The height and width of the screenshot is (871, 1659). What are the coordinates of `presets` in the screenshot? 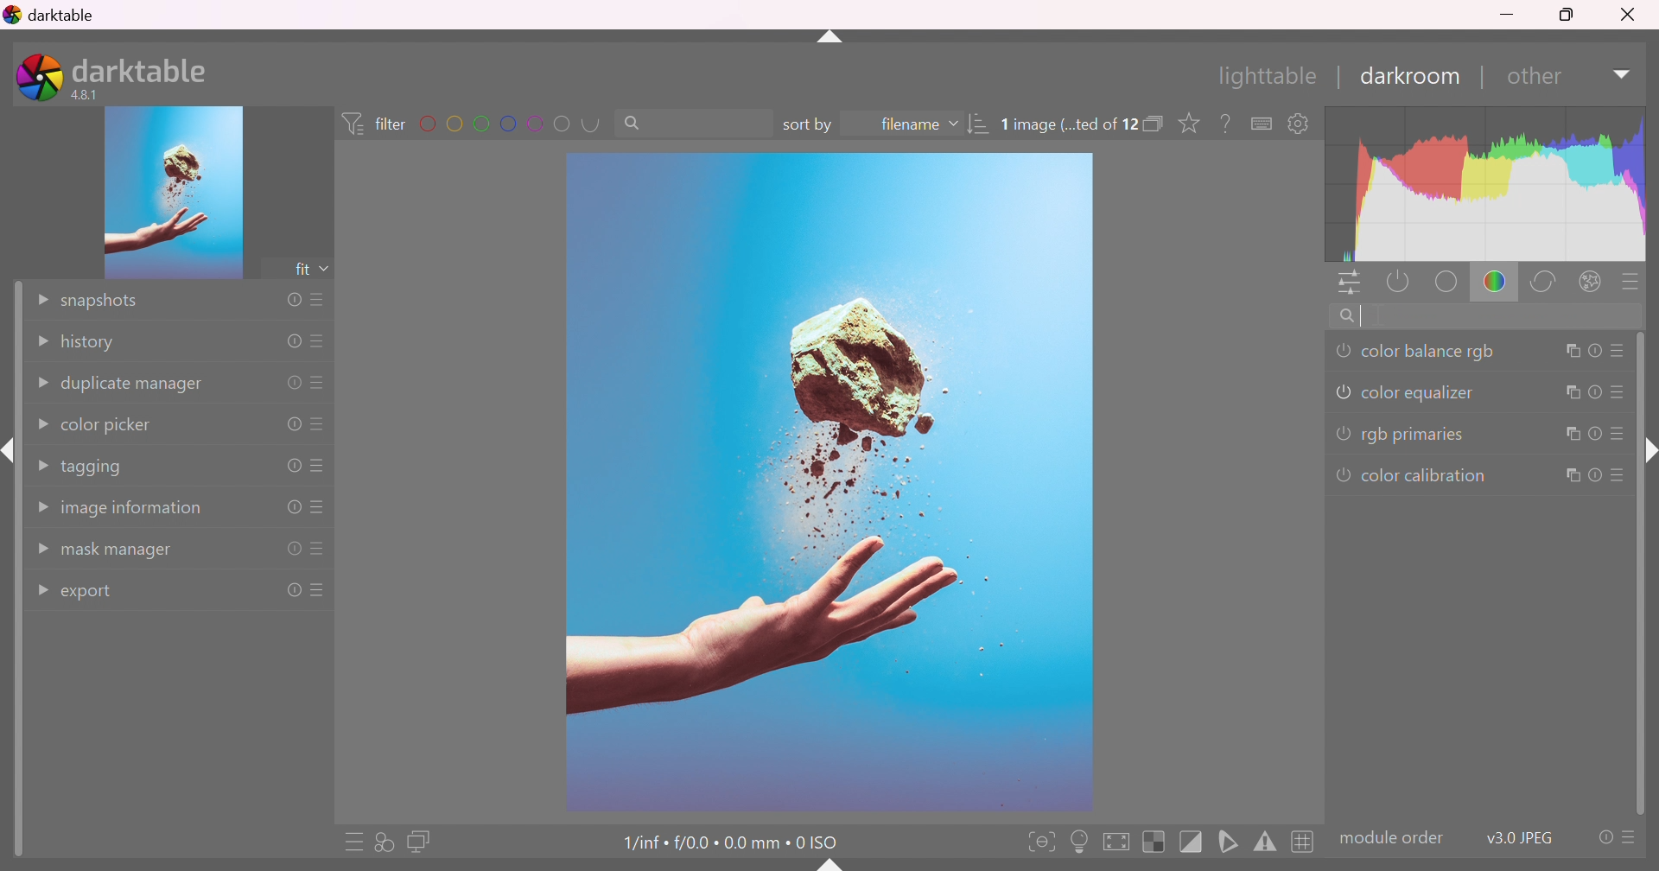 It's located at (320, 508).